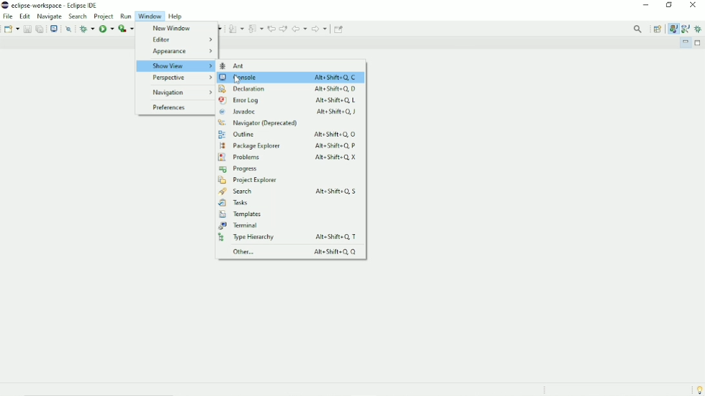 This screenshot has height=396, width=705. Describe the element at coordinates (240, 226) in the screenshot. I see `Terminal` at that location.